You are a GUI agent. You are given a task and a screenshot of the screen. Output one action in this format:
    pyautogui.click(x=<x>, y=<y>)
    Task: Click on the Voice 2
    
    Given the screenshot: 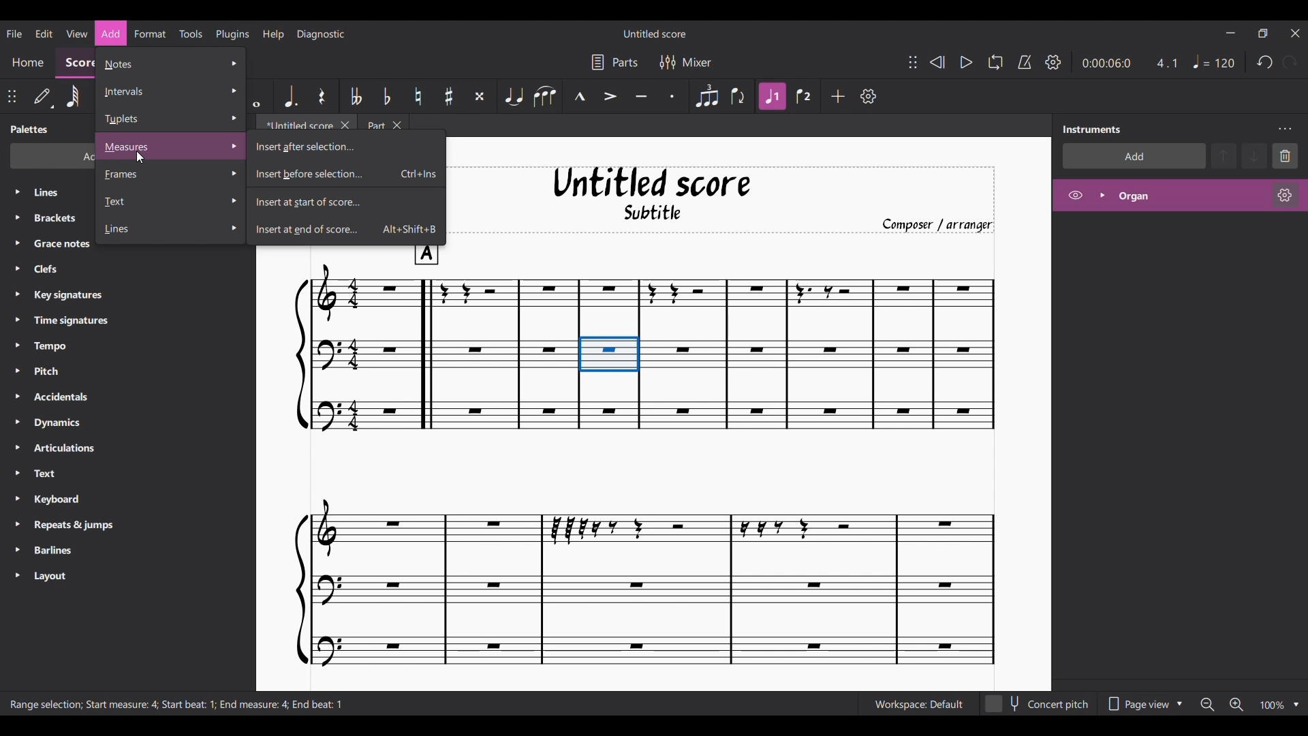 What is the action you would take?
    pyautogui.click(x=805, y=96)
    